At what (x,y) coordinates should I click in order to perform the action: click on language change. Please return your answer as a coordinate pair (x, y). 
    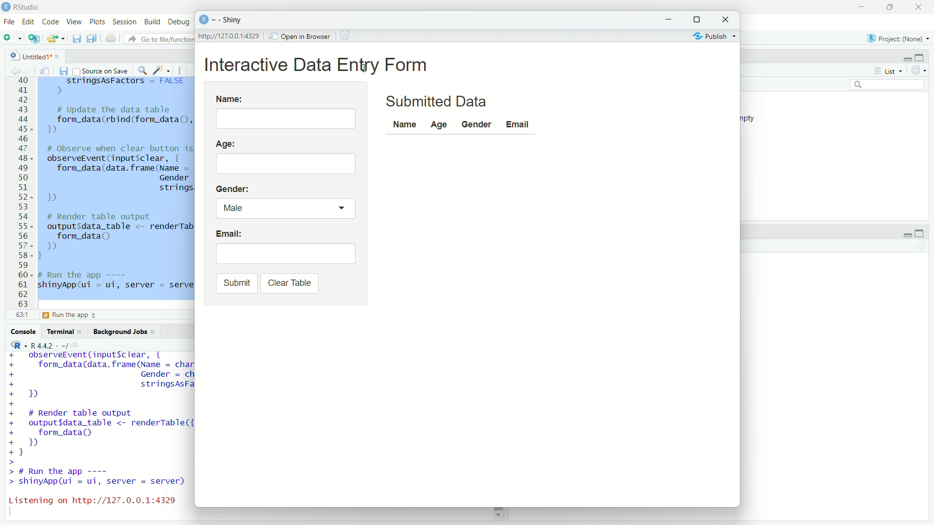
    Looking at the image, I should click on (15, 345).